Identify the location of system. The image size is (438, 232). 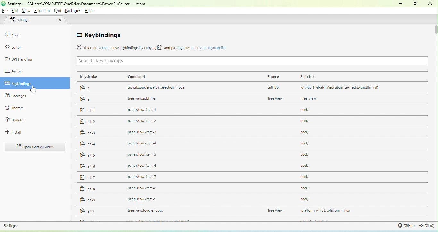
(14, 72).